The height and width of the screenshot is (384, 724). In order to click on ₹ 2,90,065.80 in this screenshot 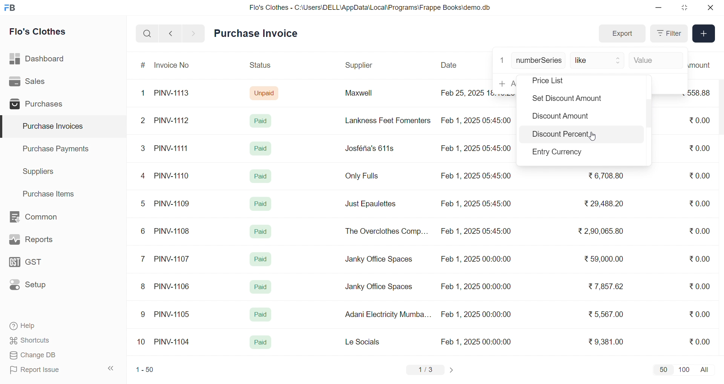, I will do `click(601, 232)`.